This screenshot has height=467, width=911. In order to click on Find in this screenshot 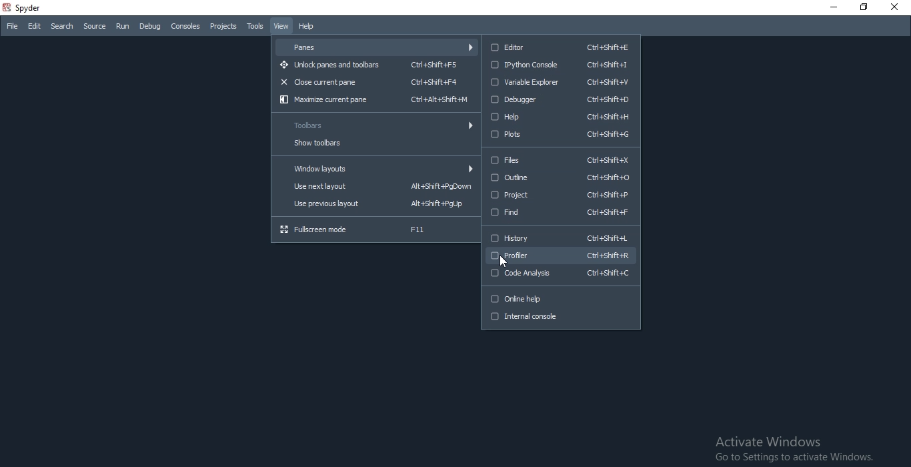, I will do `click(560, 213)`.